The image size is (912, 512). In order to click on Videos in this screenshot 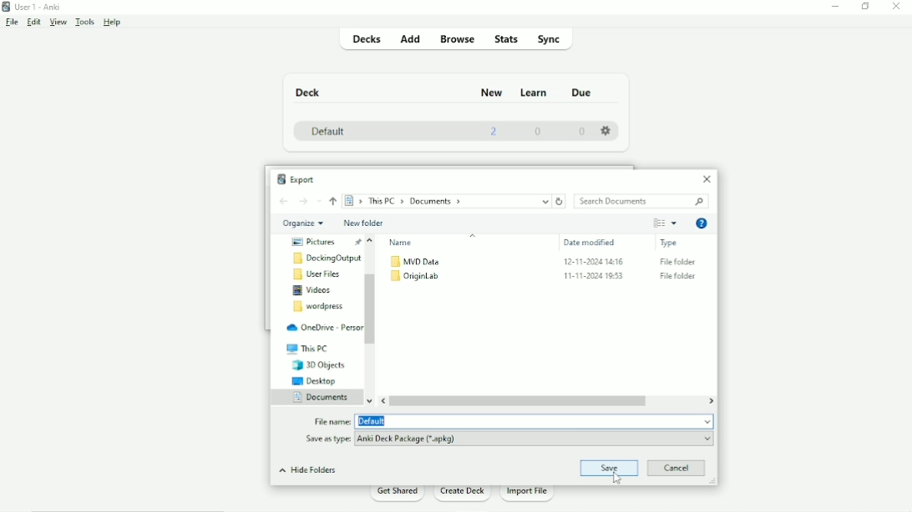, I will do `click(315, 290)`.